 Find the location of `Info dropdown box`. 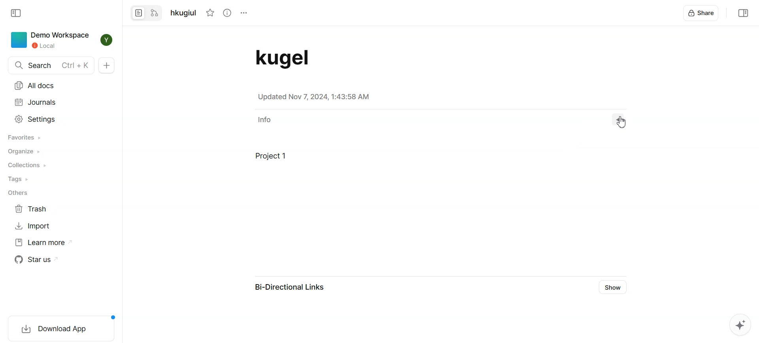

Info dropdown box is located at coordinates (623, 119).